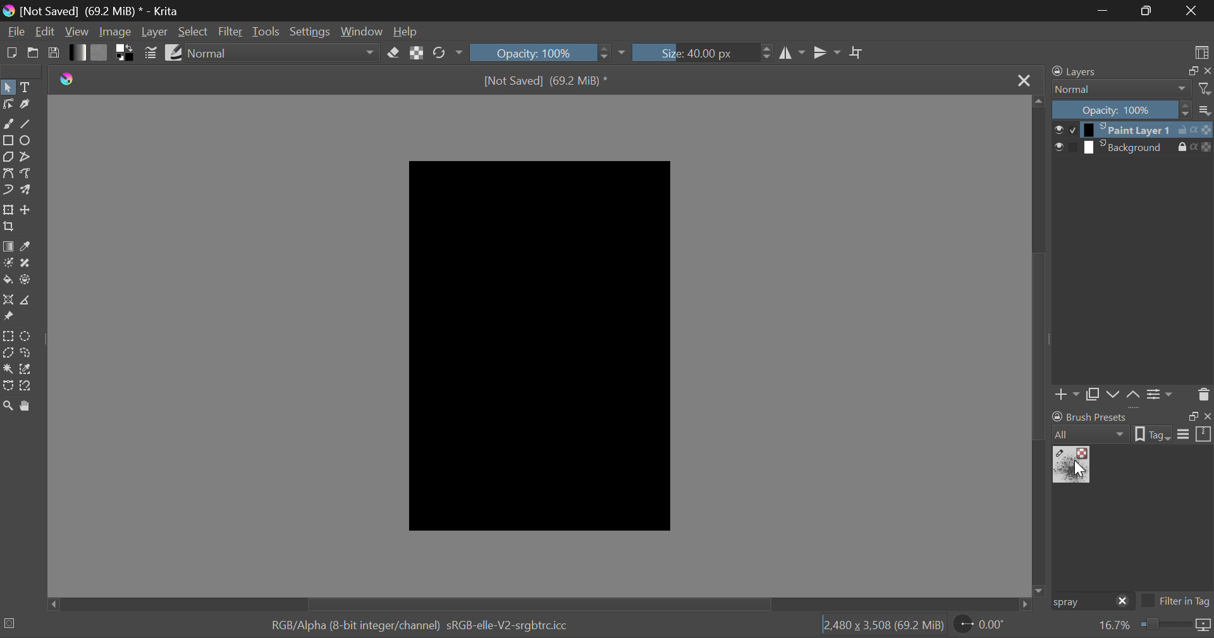 This screenshot has width=1214, height=638. Describe the element at coordinates (9, 407) in the screenshot. I see `Zoom` at that location.